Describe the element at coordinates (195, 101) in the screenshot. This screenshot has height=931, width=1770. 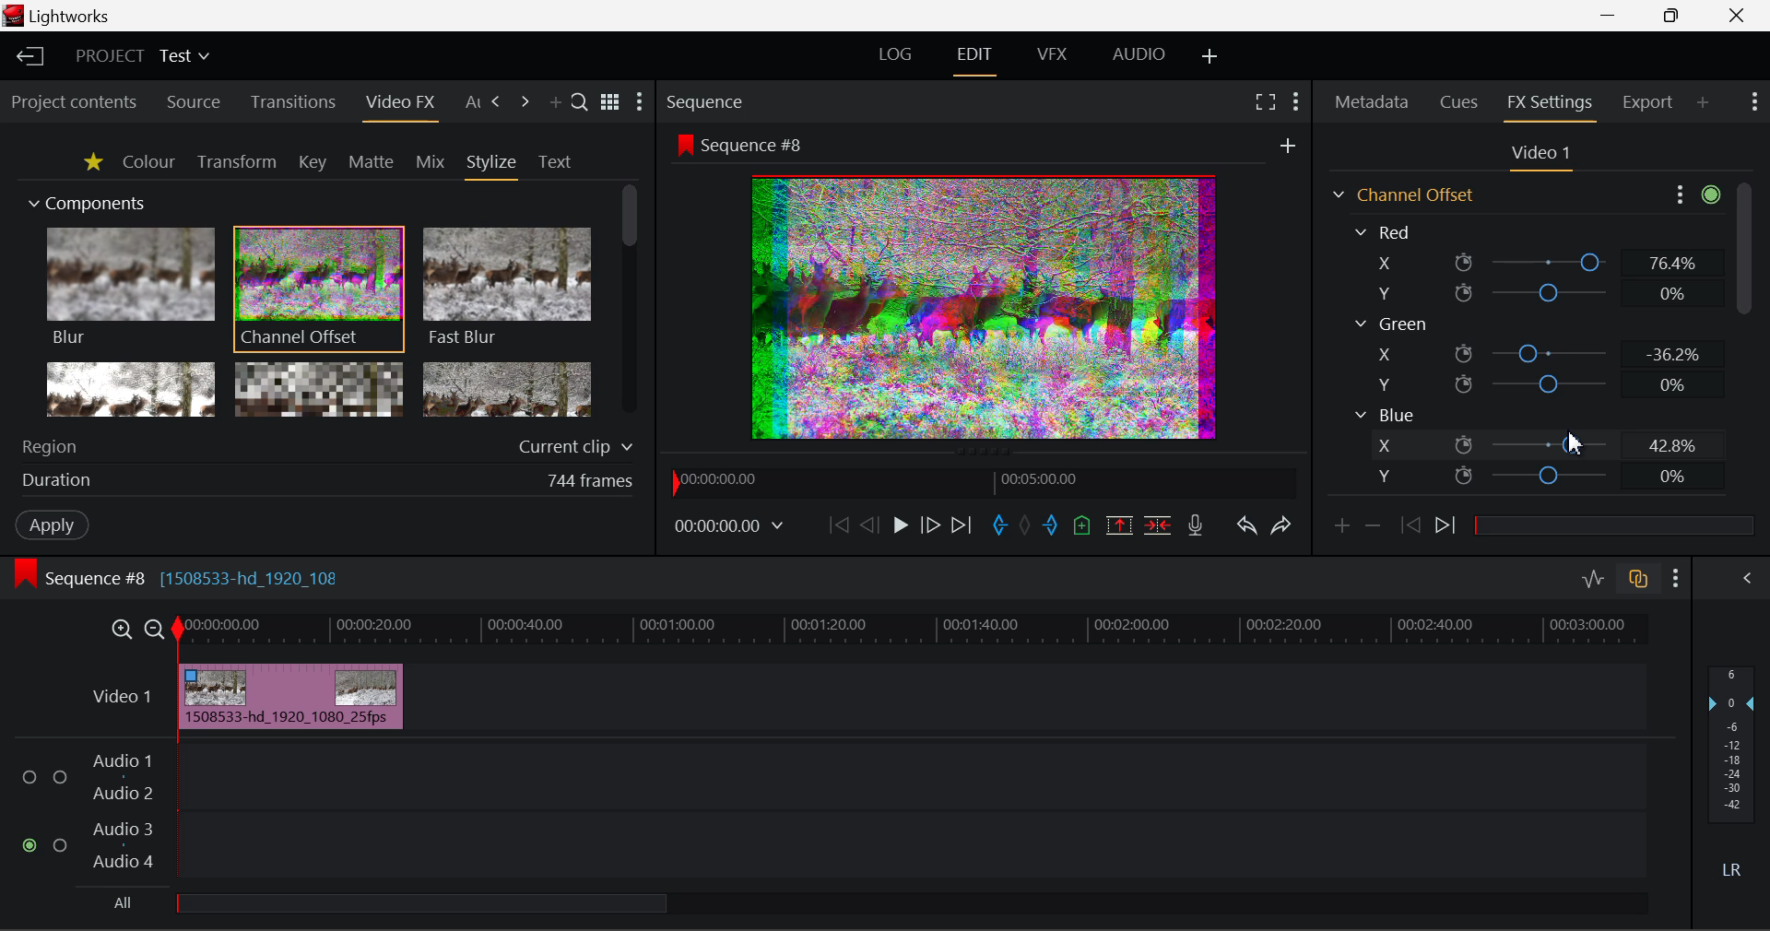
I see `Source` at that location.